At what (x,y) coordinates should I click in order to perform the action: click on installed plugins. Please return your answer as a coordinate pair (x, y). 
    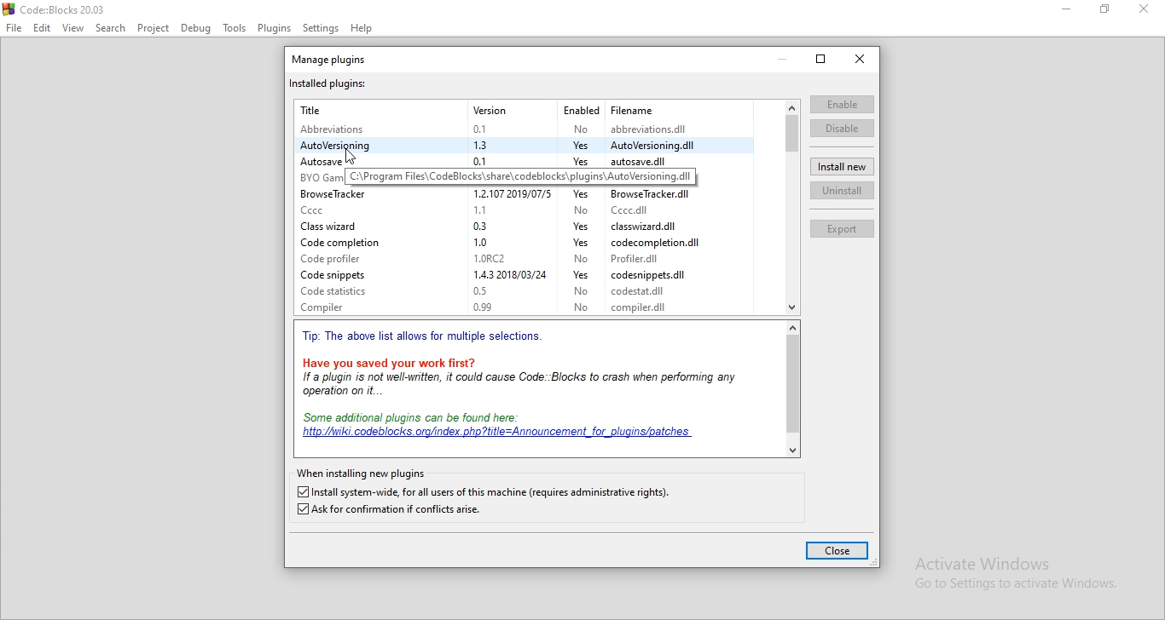
    Looking at the image, I should click on (329, 83).